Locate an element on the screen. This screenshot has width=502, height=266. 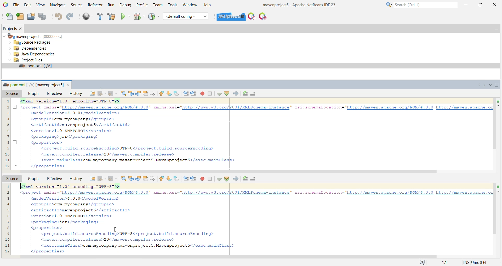
9 is located at coordinates (7, 147).